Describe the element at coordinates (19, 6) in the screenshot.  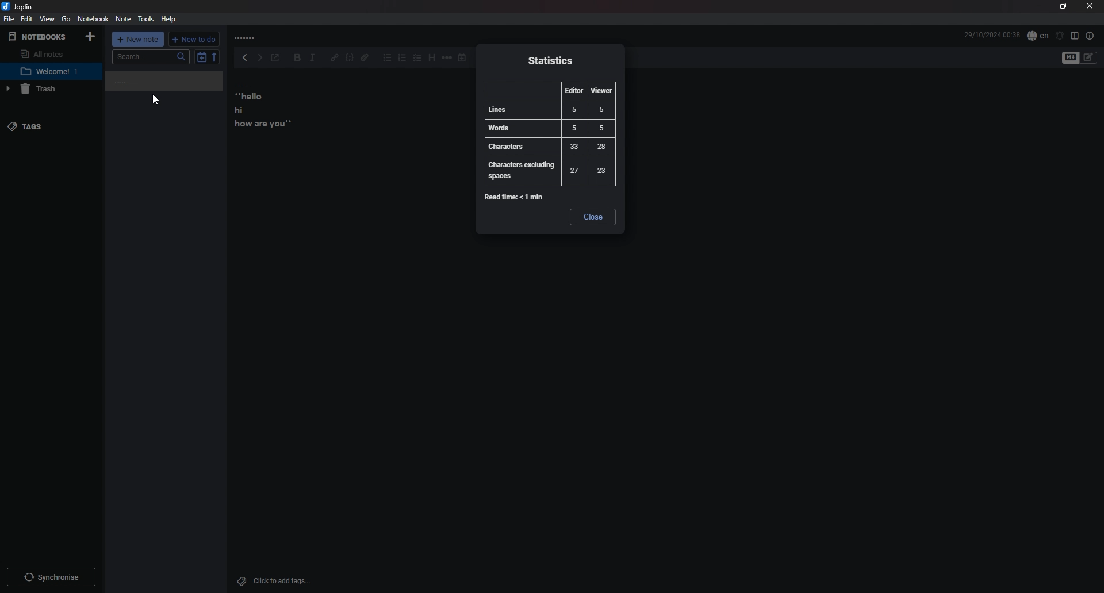
I see `joplin` at that location.